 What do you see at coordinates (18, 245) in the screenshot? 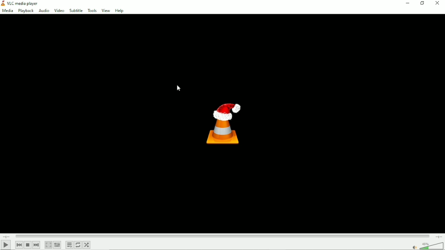
I see `Previous` at bounding box center [18, 245].